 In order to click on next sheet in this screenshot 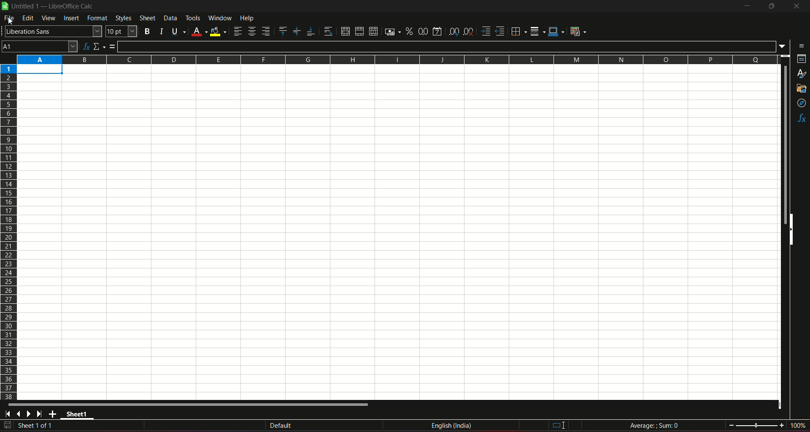, I will do `click(30, 414)`.